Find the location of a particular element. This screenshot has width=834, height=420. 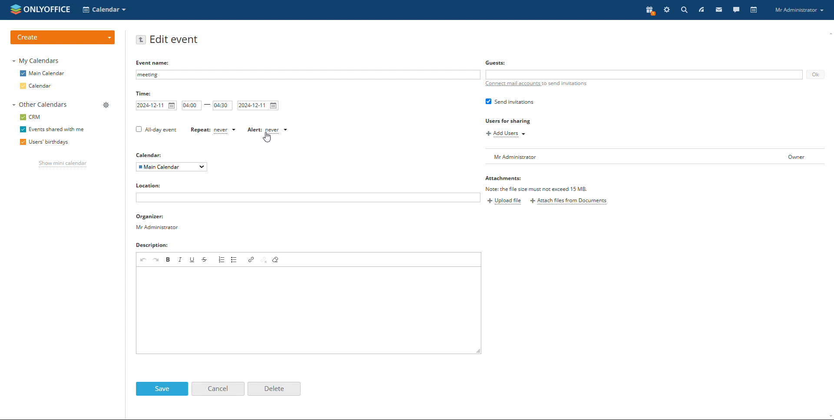

events shared with me is located at coordinates (54, 129).